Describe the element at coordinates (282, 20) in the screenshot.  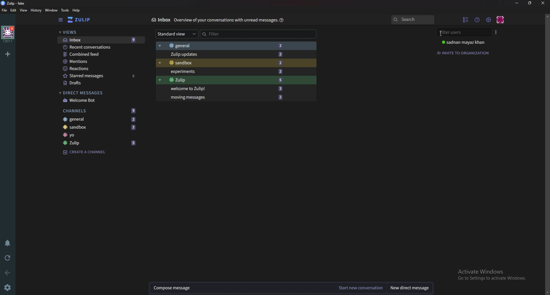
I see `help` at that location.